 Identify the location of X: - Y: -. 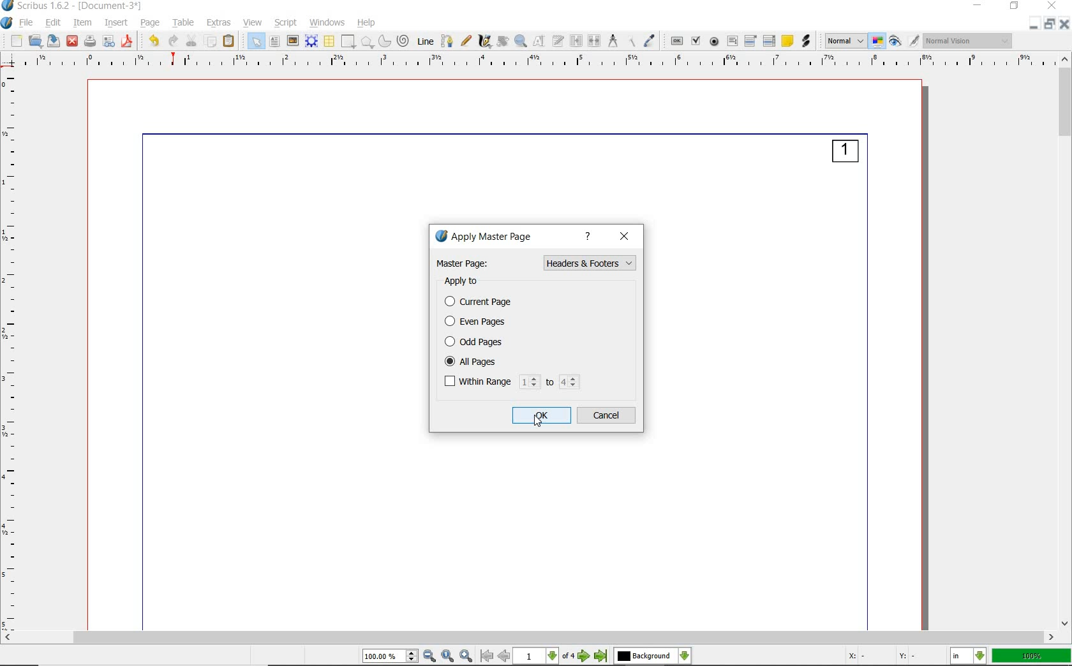
(881, 657).